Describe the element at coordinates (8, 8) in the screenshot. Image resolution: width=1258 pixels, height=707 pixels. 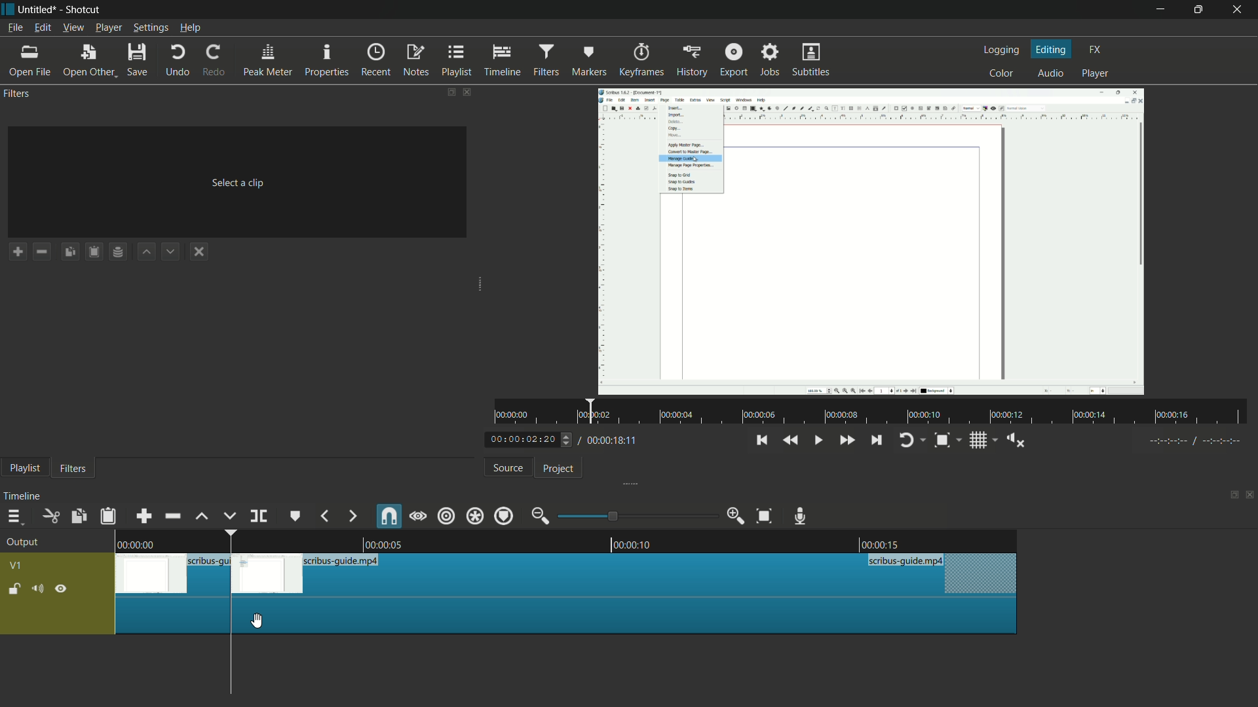
I see `app icon` at that location.